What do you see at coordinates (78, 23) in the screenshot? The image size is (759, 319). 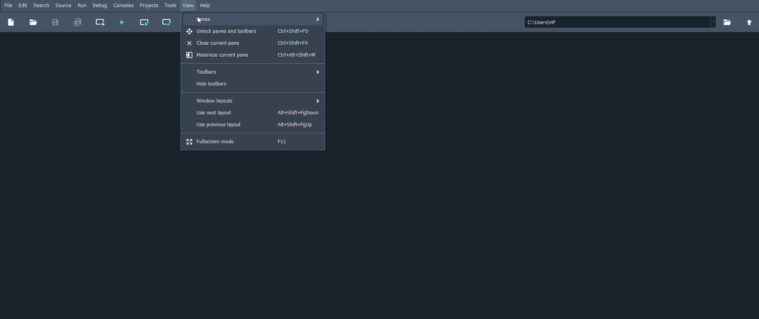 I see `Save all files` at bounding box center [78, 23].